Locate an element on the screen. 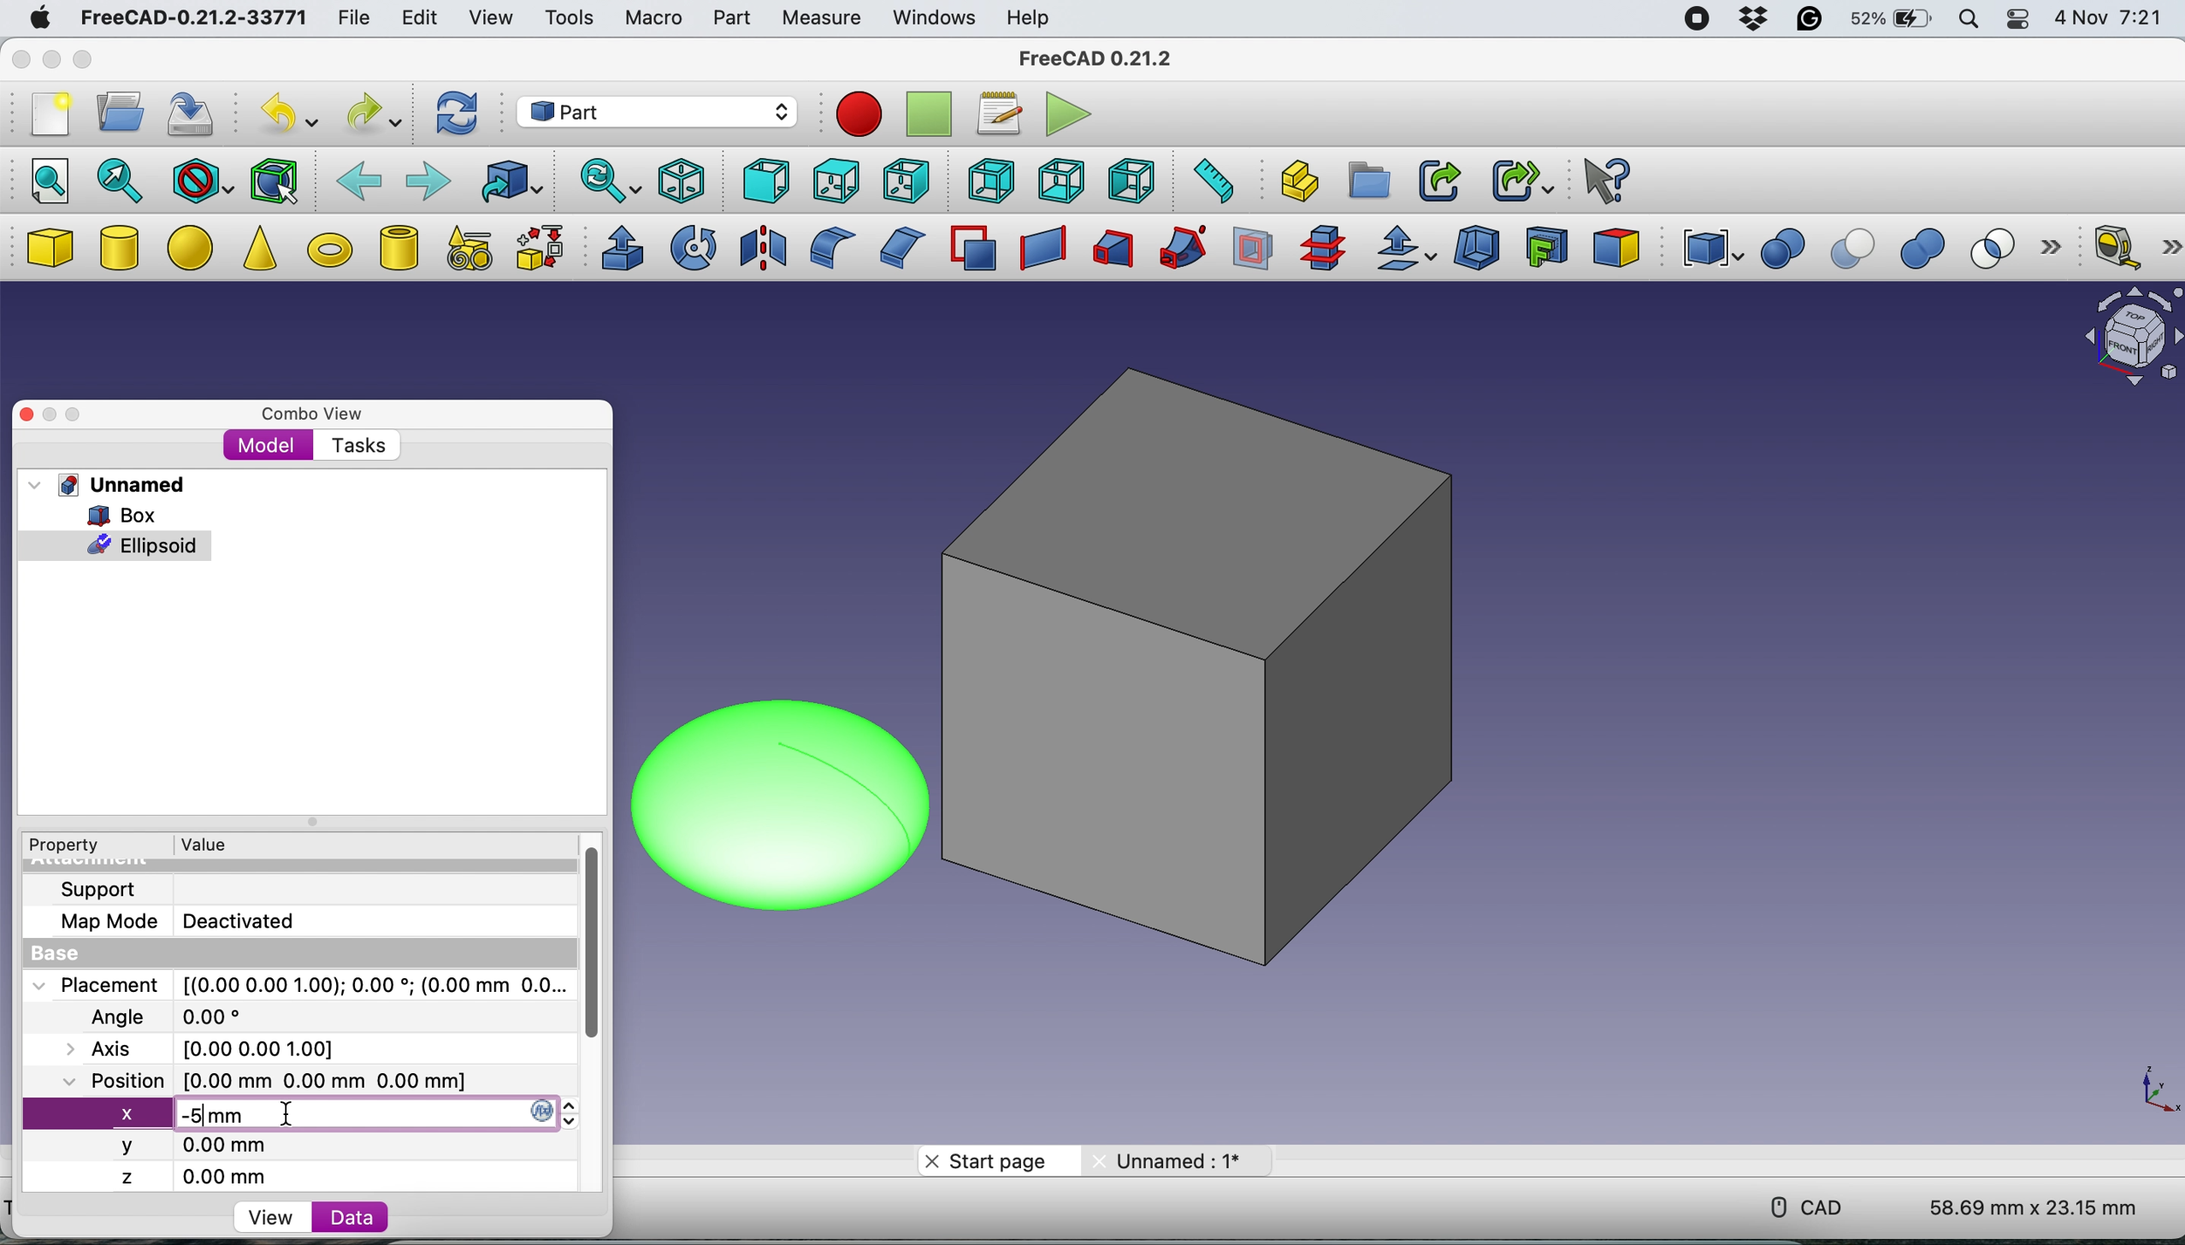 This screenshot has height=1245, width=2185. model is located at coordinates (268, 445).